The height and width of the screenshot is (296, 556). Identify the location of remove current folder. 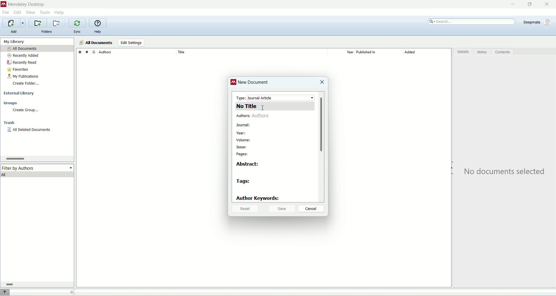
(57, 23).